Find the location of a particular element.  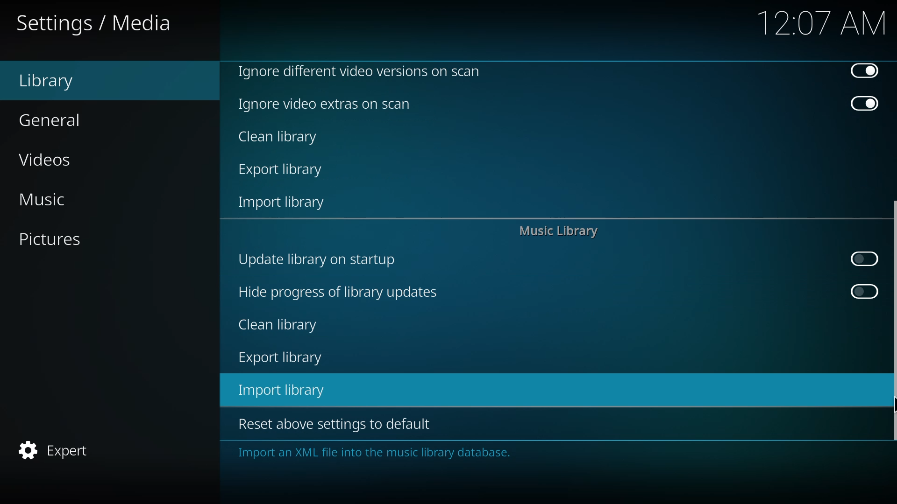

settings media is located at coordinates (96, 24).